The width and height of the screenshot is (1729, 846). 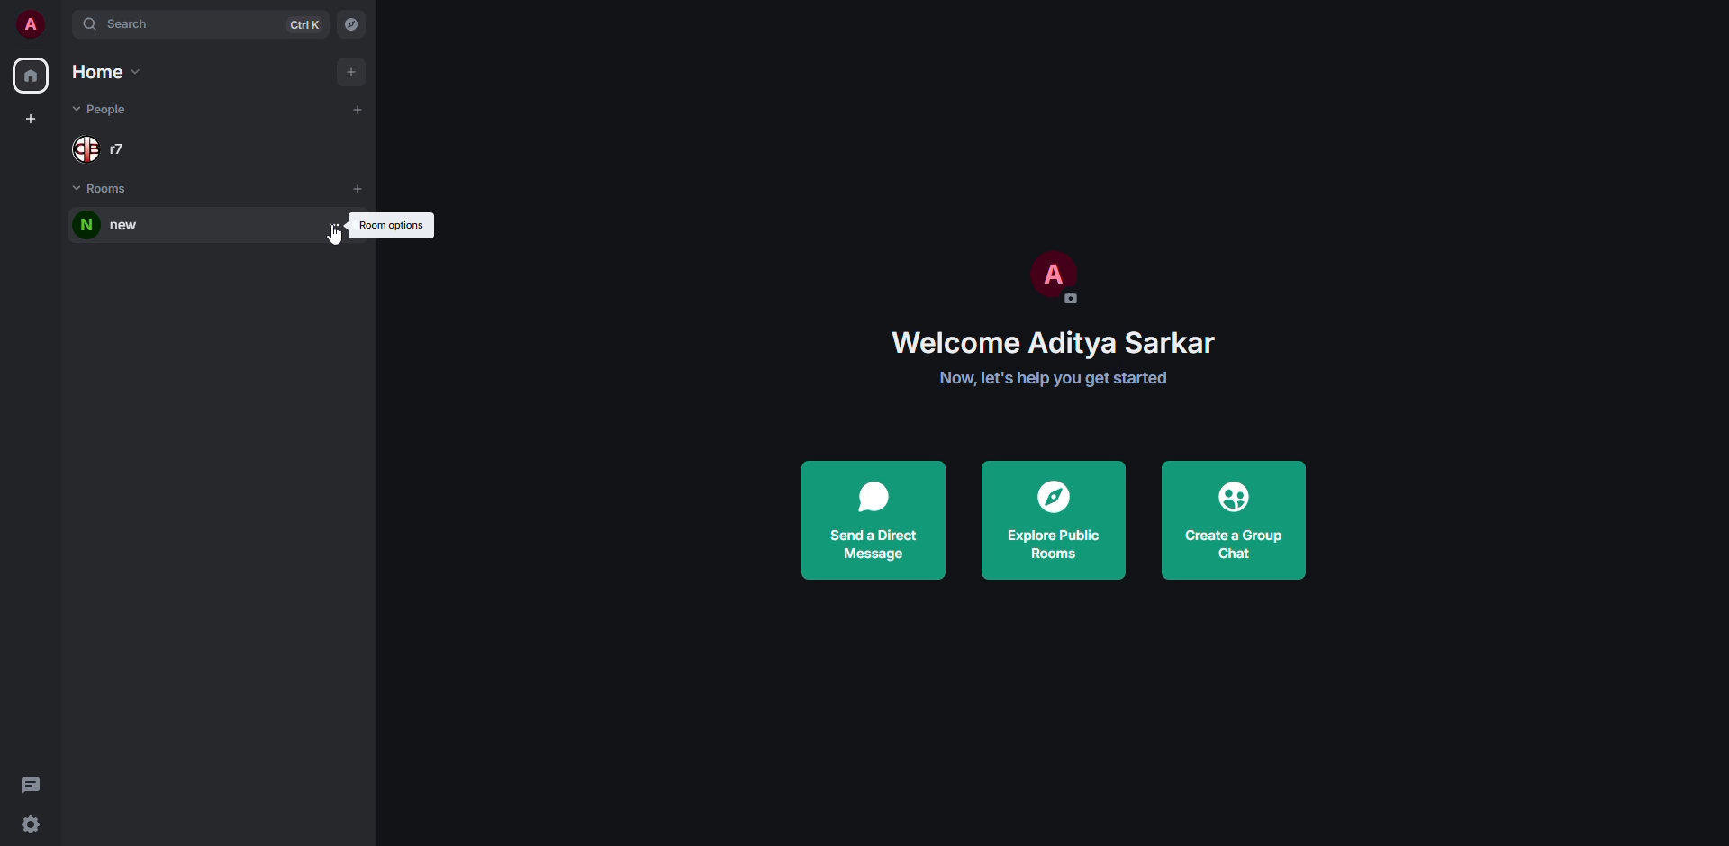 I want to click on welcome Aditya Sarkar now, let's help you get started, so click(x=1065, y=360).